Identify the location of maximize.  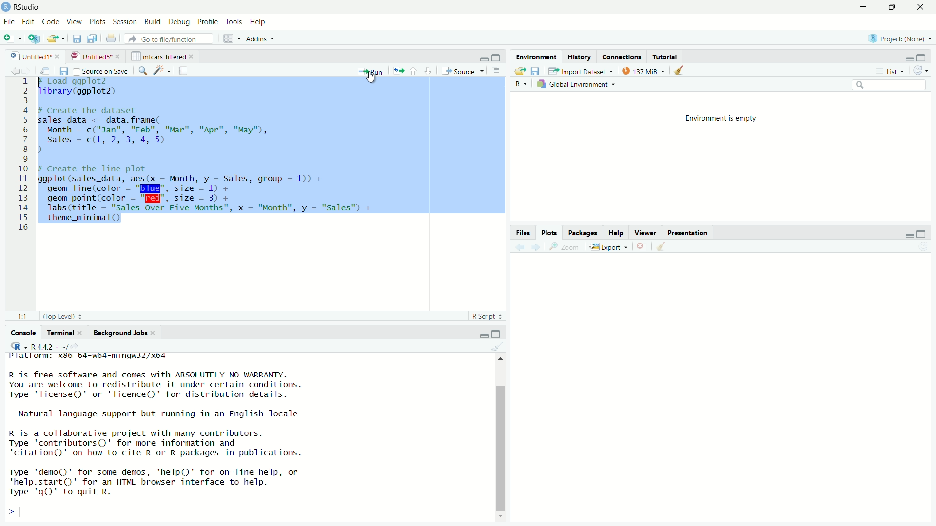
(921, 234).